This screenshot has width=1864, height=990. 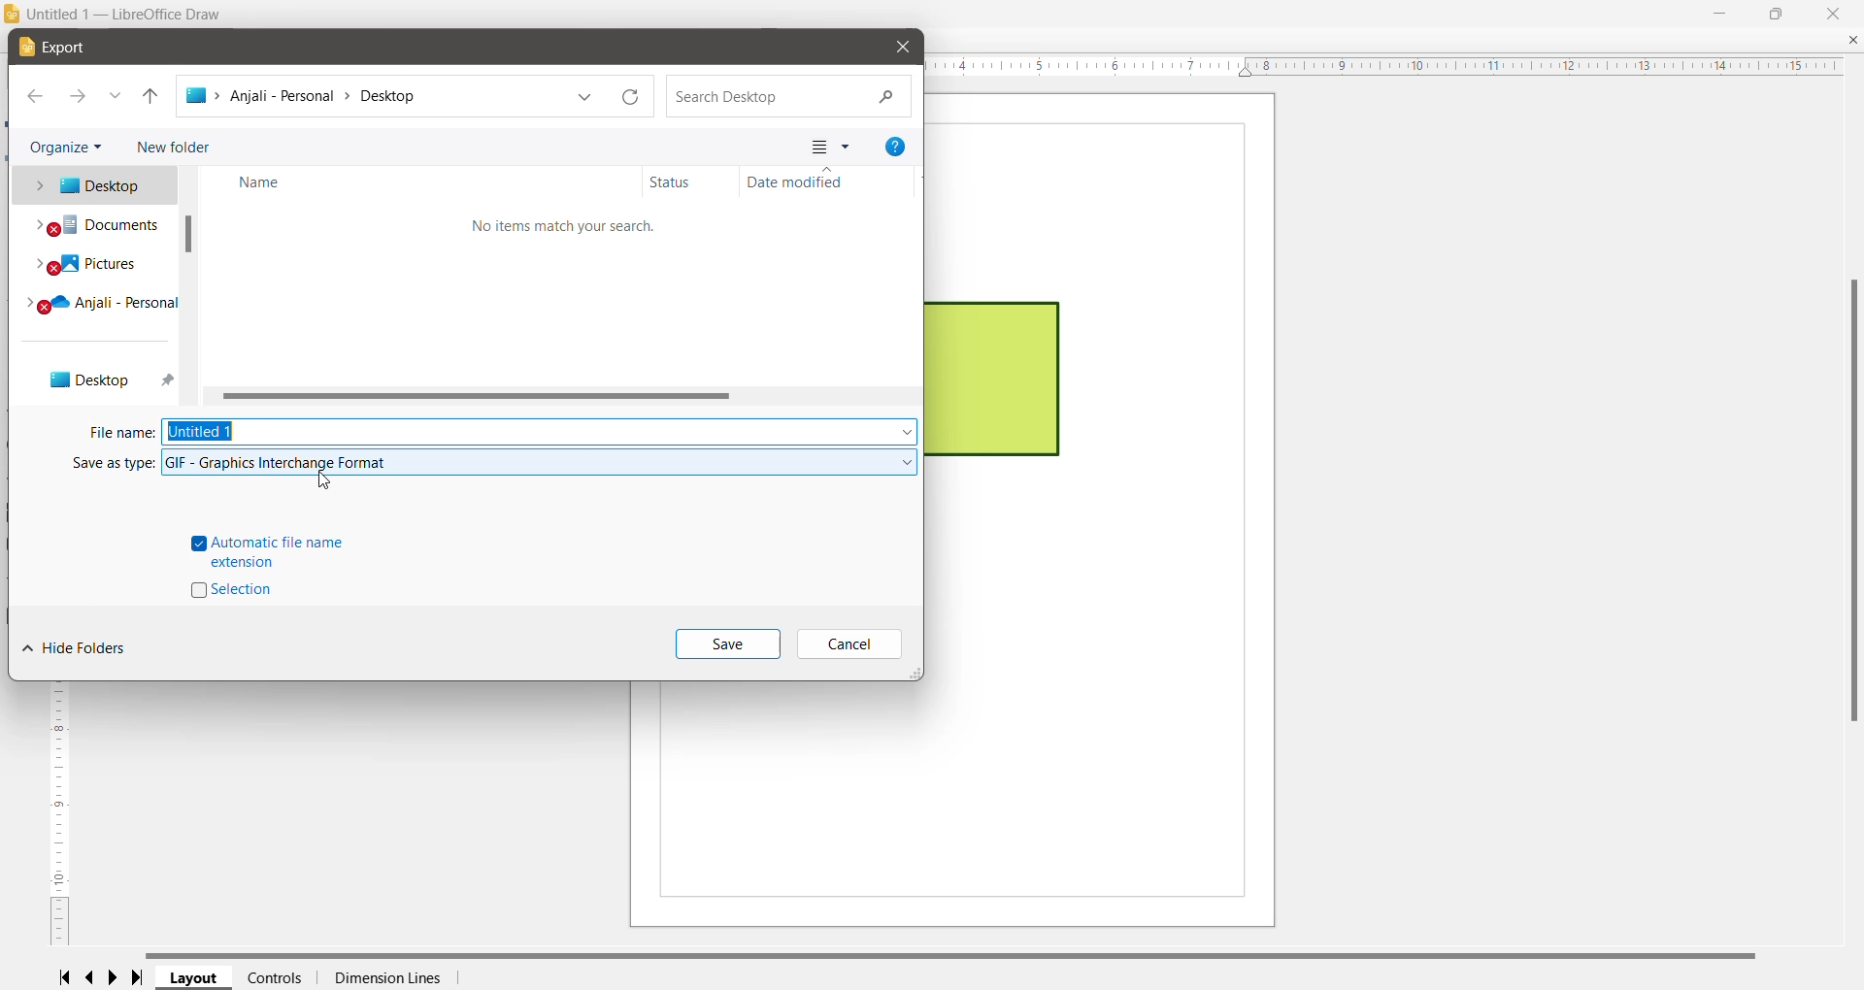 I want to click on Cancel, so click(x=847, y=643).